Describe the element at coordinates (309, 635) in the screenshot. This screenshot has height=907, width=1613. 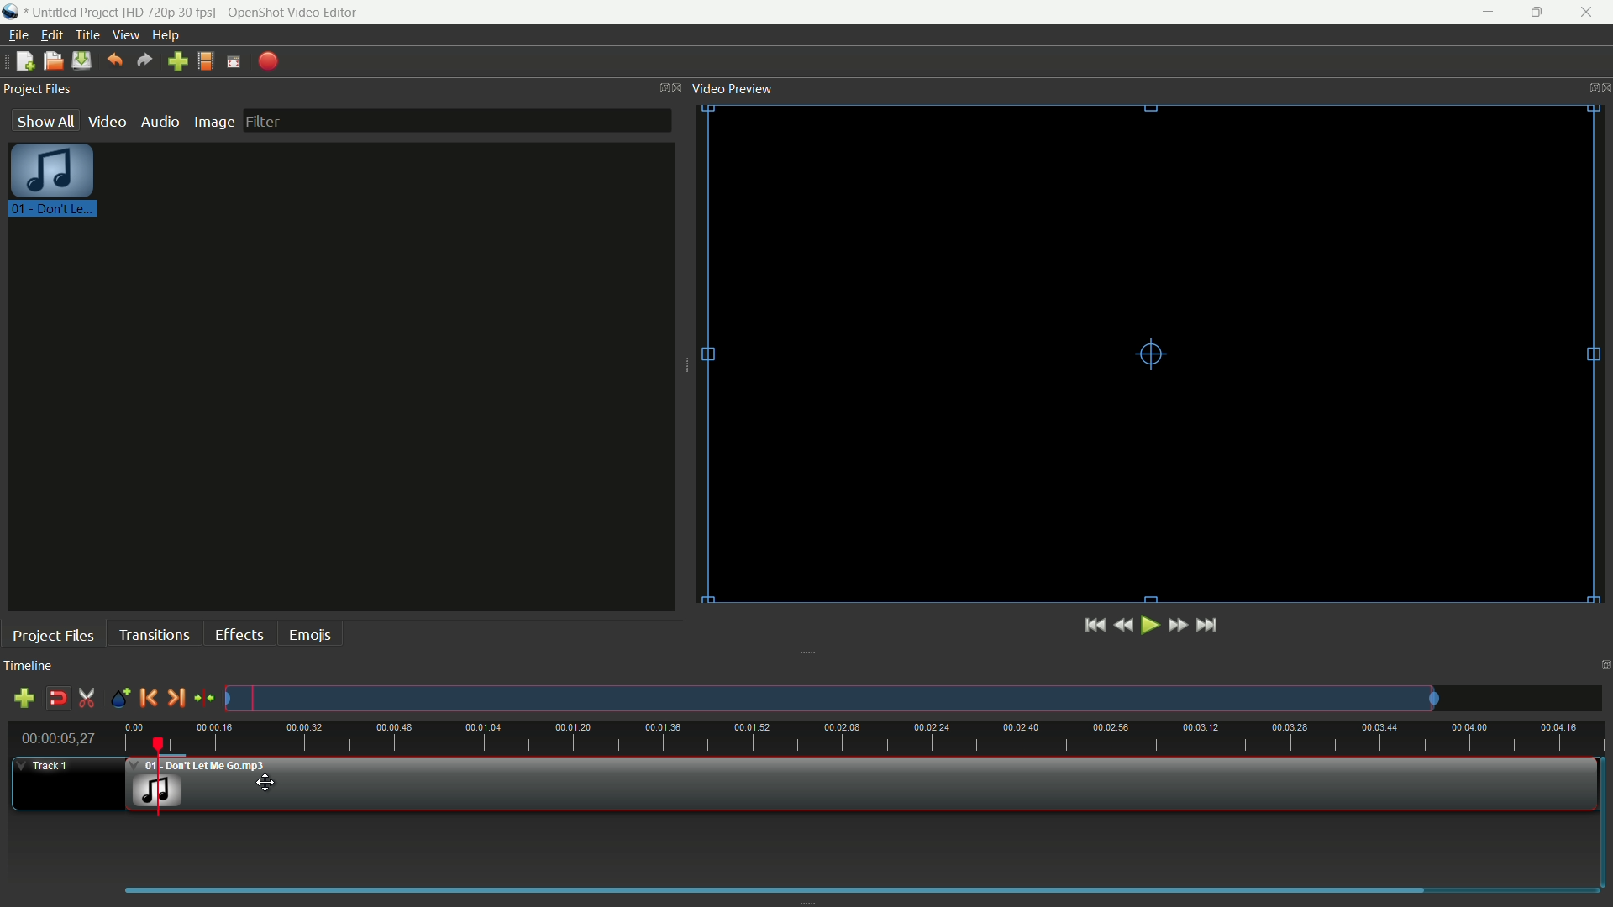
I see `emojis` at that location.